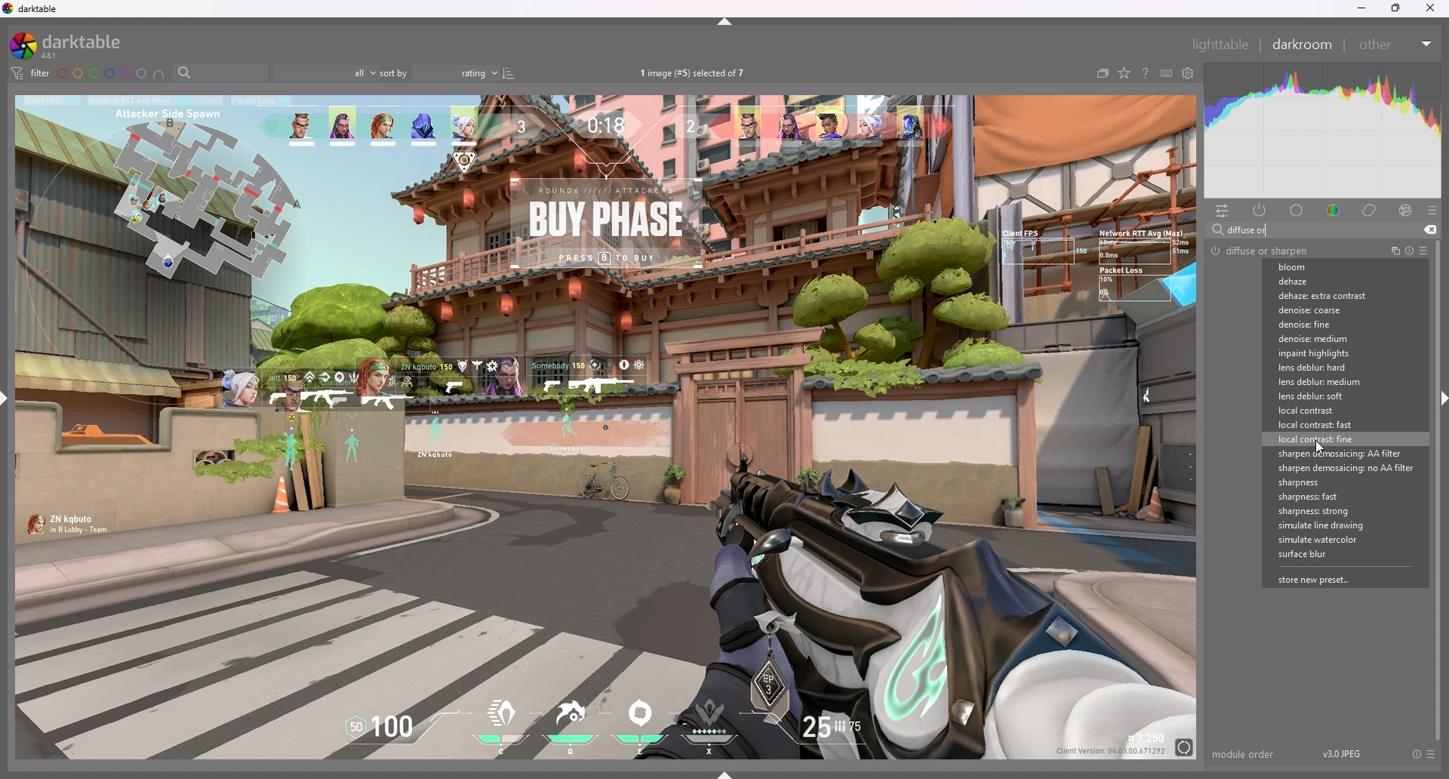 The image size is (1449, 779). I want to click on photo, so click(608, 426).